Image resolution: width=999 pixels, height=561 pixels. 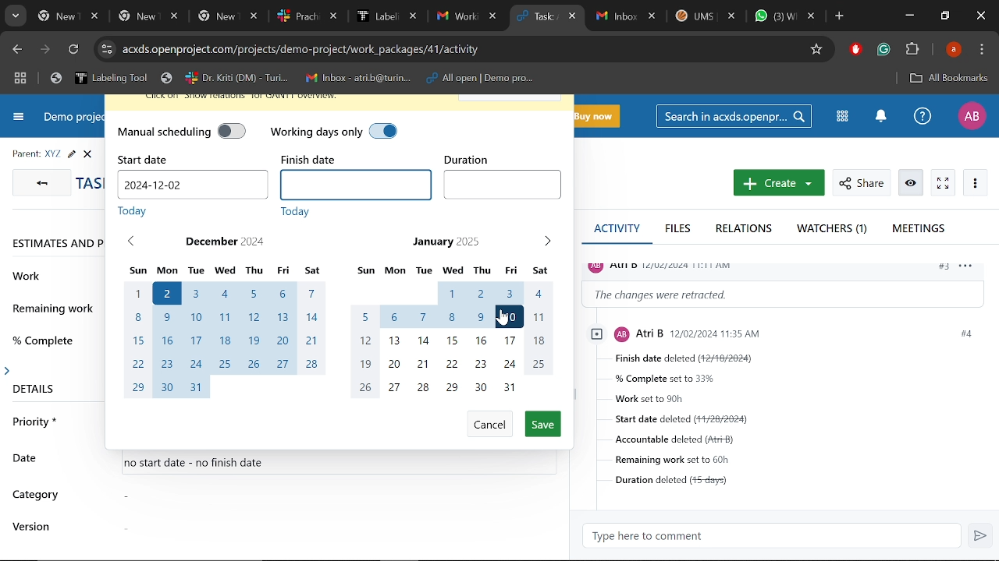 What do you see at coordinates (574, 18) in the screenshot?
I see `Close current tab` at bounding box center [574, 18].